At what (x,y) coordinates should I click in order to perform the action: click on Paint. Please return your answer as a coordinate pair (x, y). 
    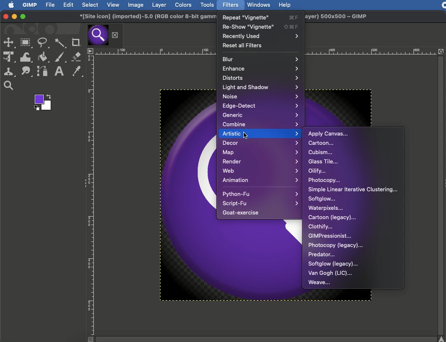
    Looking at the image, I should click on (61, 57).